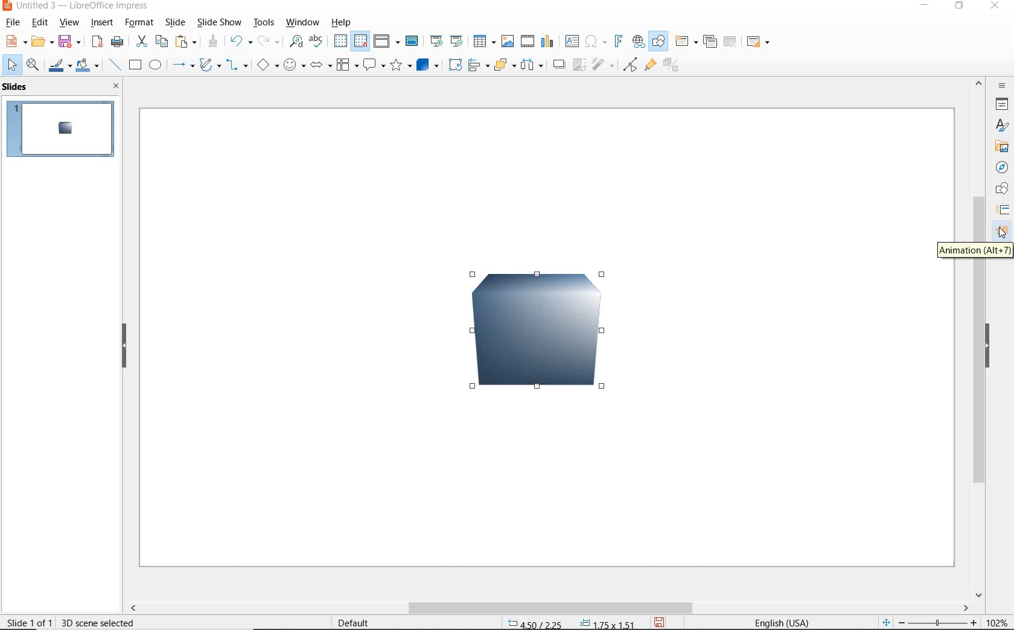 This screenshot has width=1014, height=630. I want to click on show draw functions, so click(657, 42).